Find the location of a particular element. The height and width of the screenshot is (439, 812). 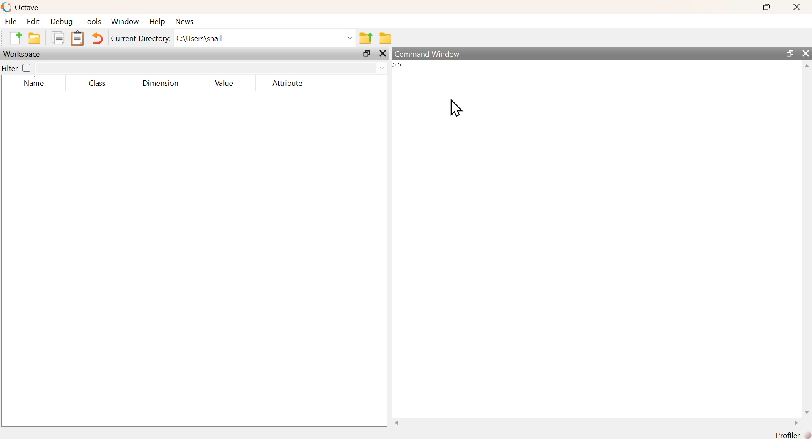

C:\Users\shail  is located at coordinates (265, 38).